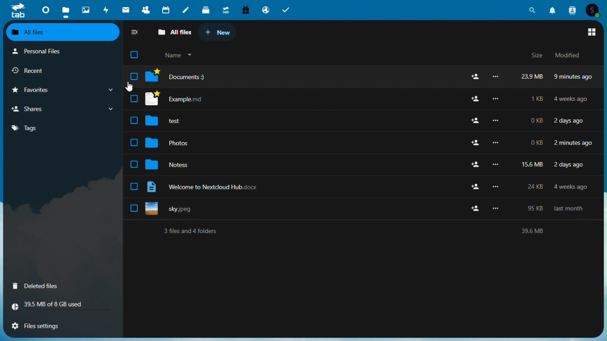 This screenshot has height=341, width=607. I want to click on account icon, so click(595, 9).